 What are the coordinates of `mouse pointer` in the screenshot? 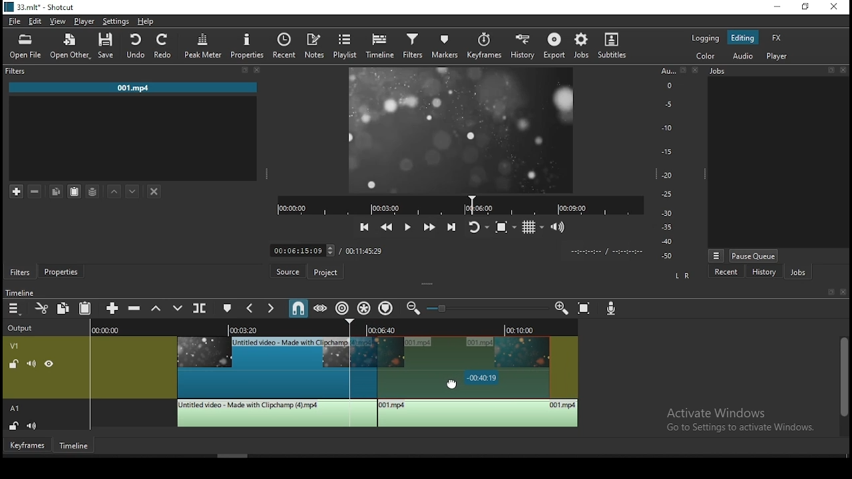 It's located at (455, 383).